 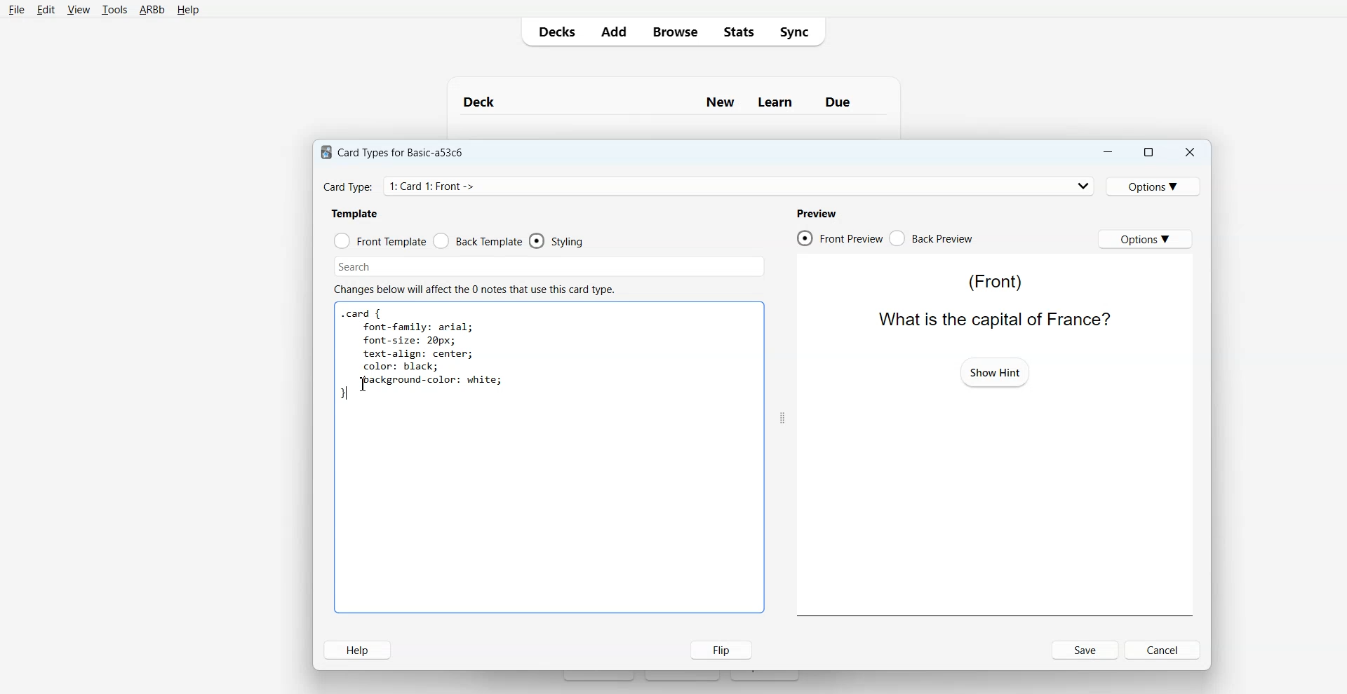 What do you see at coordinates (46, 10) in the screenshot?
I see `Edit` at bounding box center [46, 10].